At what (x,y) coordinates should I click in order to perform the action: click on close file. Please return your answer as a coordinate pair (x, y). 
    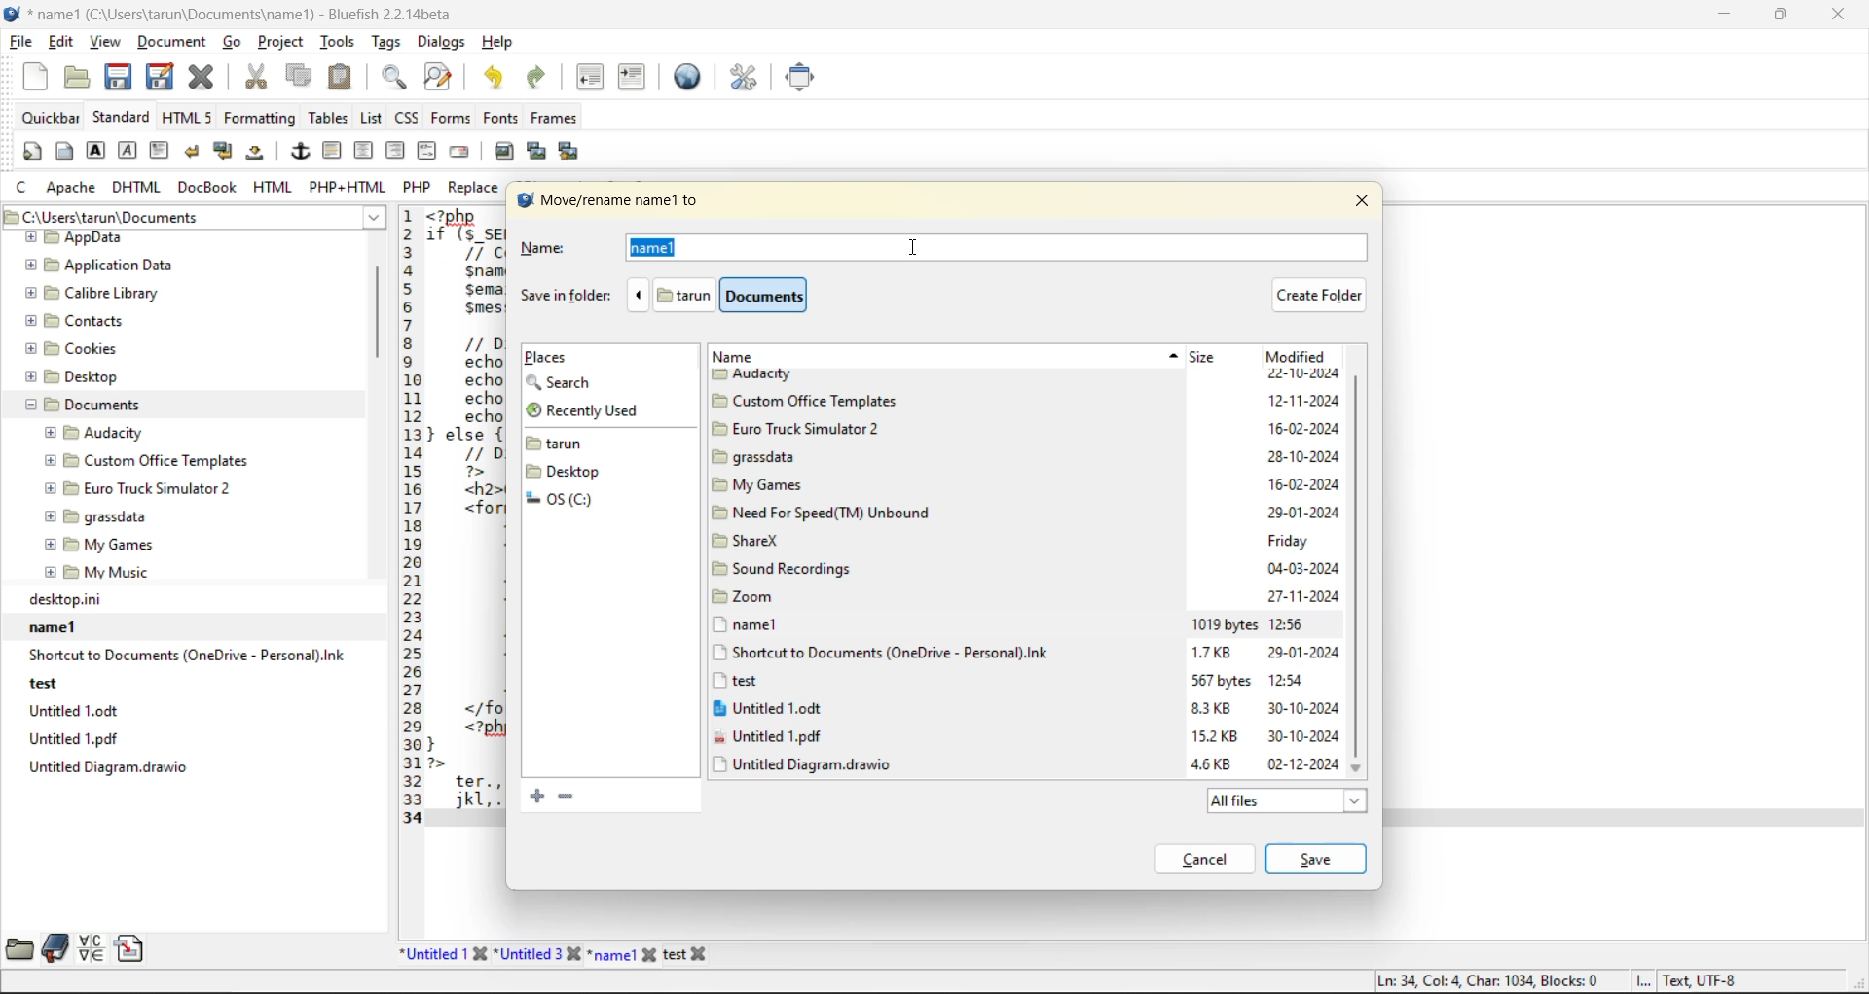
    Looking at the image, I should click on (202, 77).